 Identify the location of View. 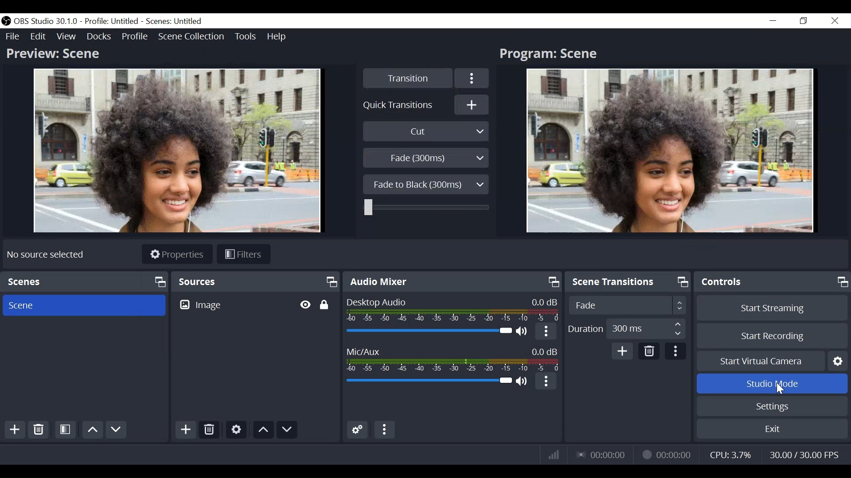
(67, 37).